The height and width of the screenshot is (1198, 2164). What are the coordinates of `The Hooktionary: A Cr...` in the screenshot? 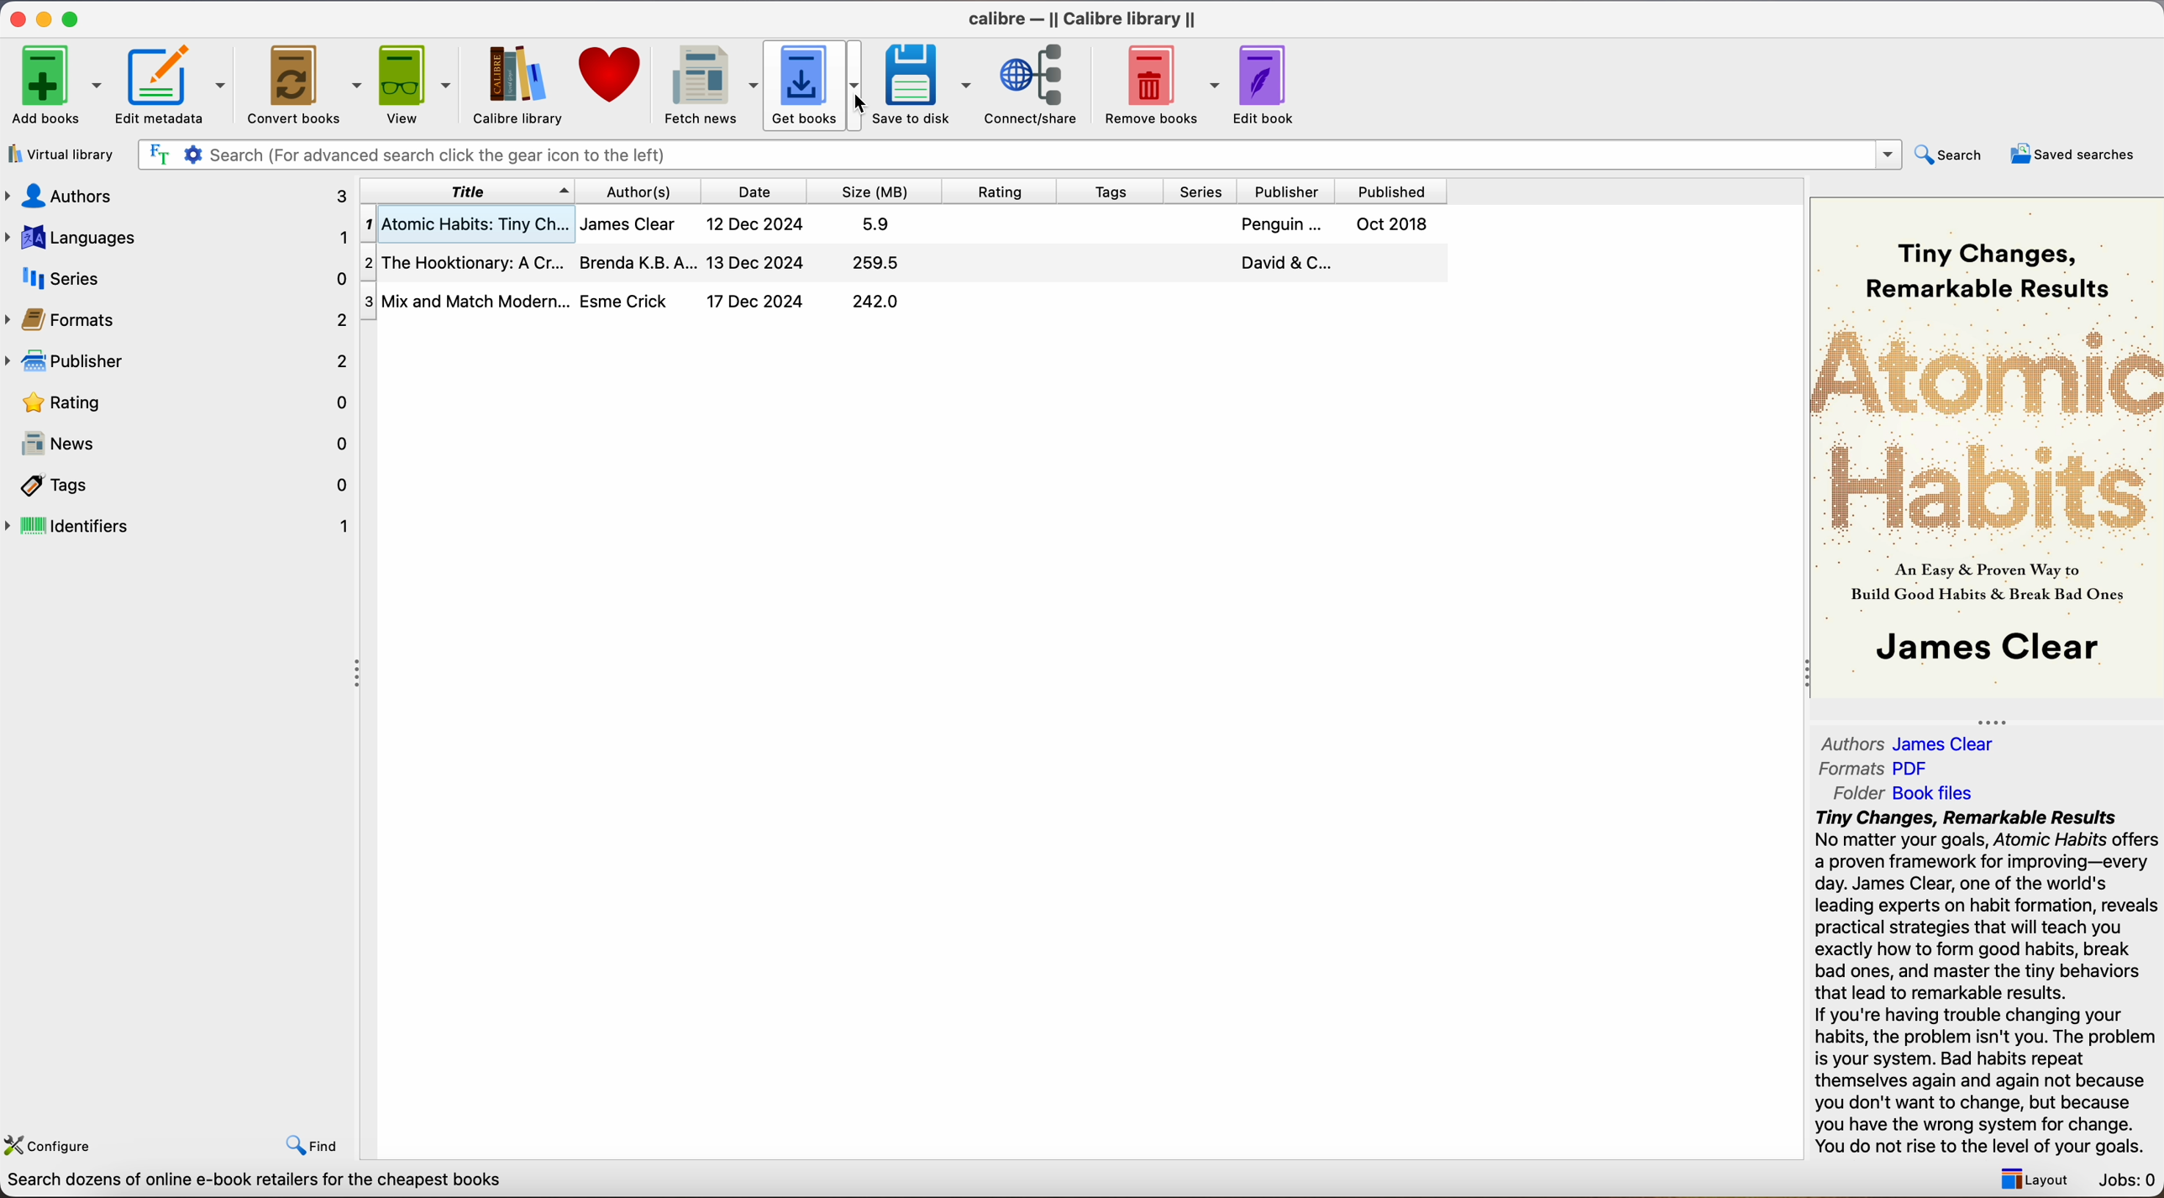 It's located at (906, 264).